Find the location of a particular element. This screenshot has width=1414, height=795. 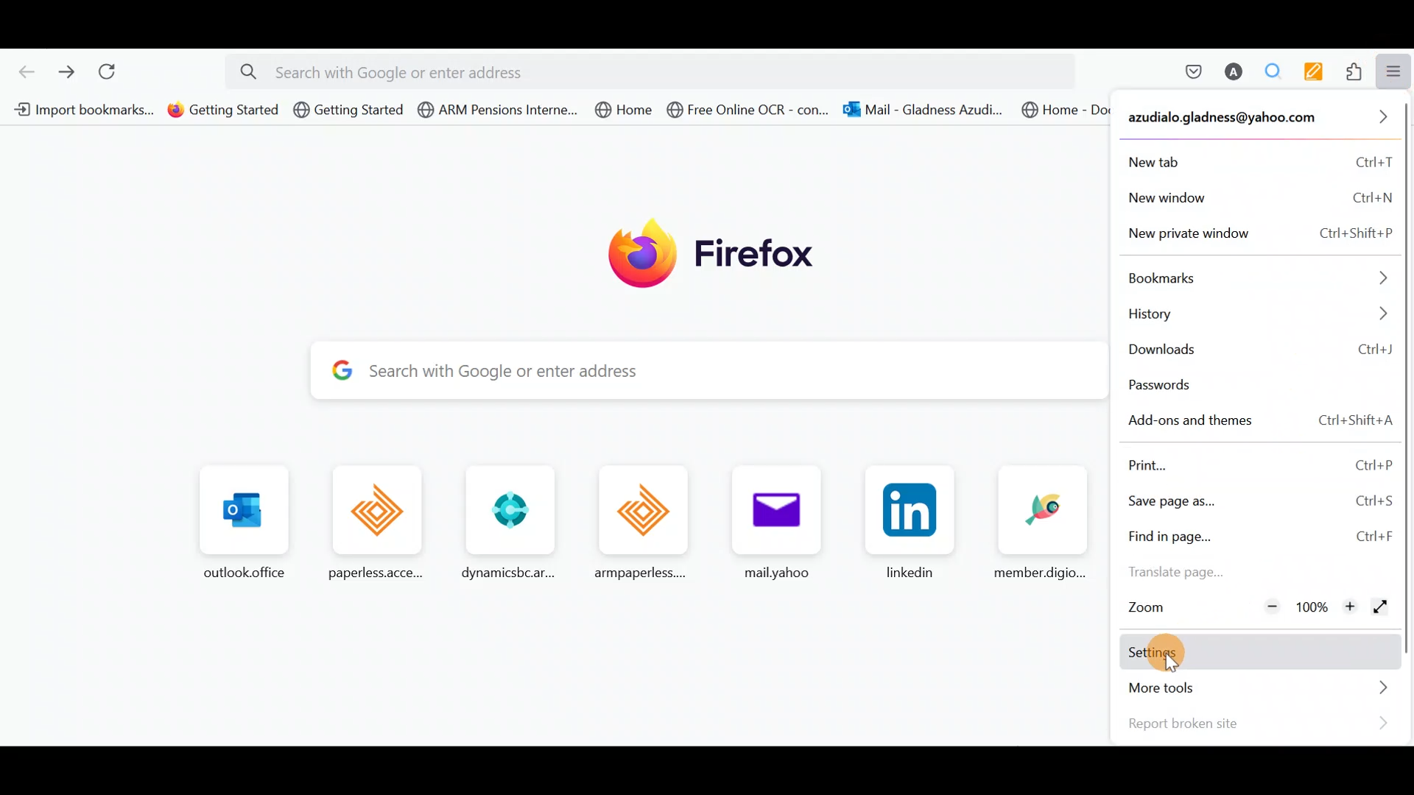

- con... G3 Mail - Gladness Azudi. is located at coordinates (918, 110).